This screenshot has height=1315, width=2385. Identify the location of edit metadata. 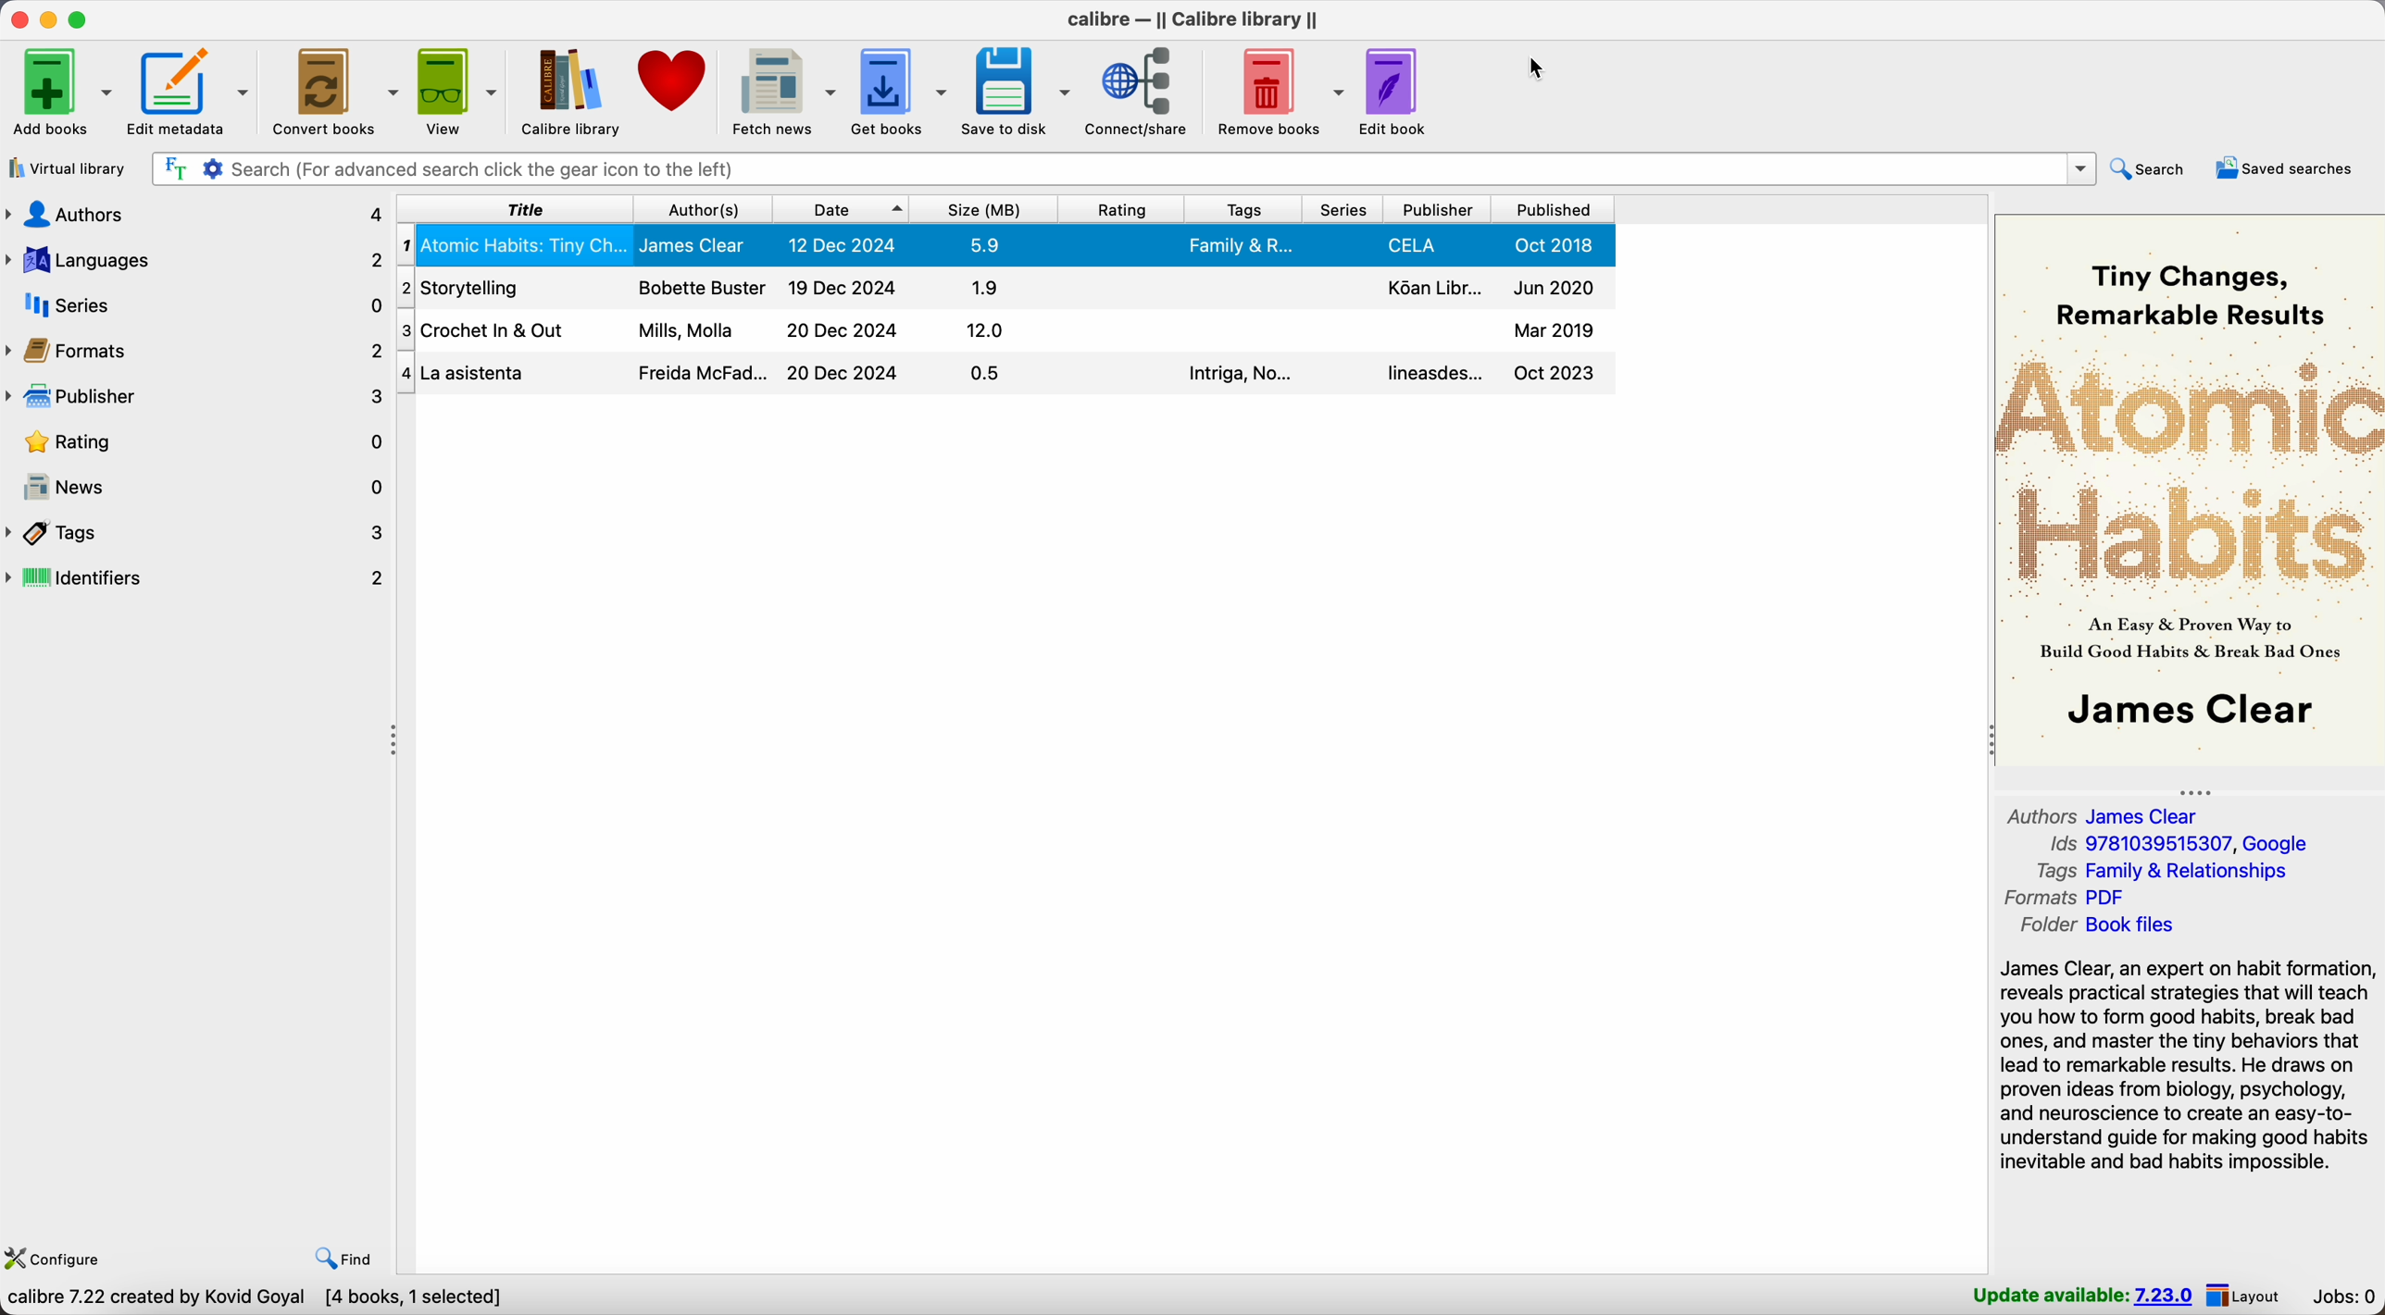
(195, 93).